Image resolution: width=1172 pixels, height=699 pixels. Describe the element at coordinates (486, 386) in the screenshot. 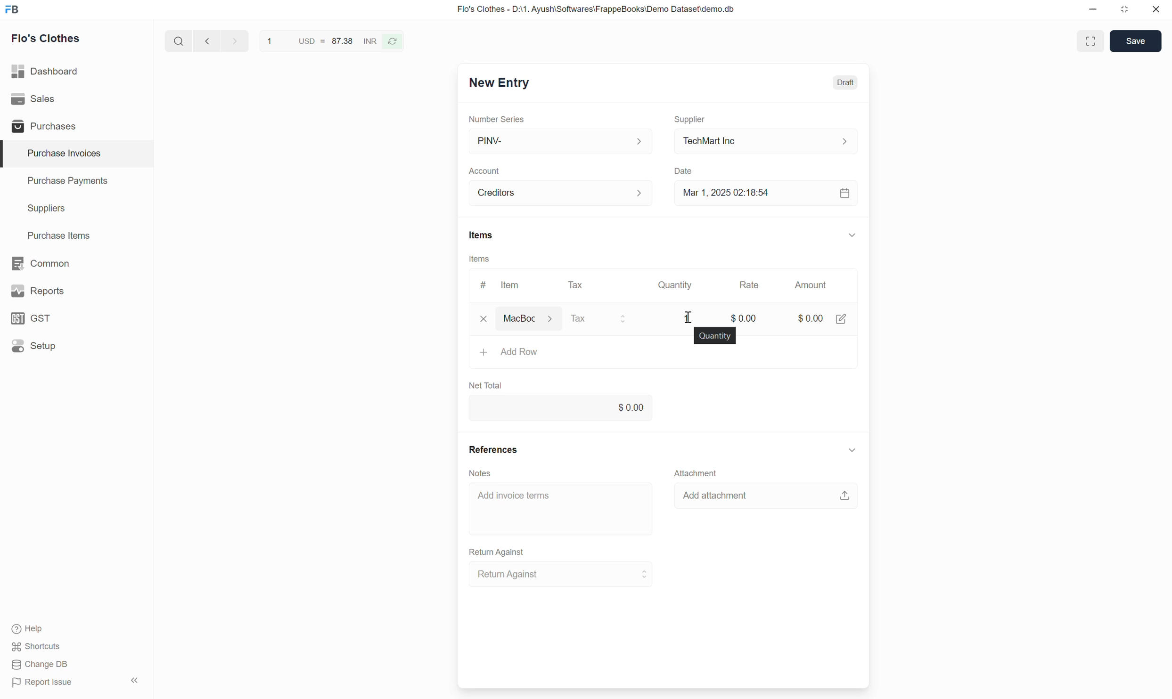

I see `Net Total` at that location.